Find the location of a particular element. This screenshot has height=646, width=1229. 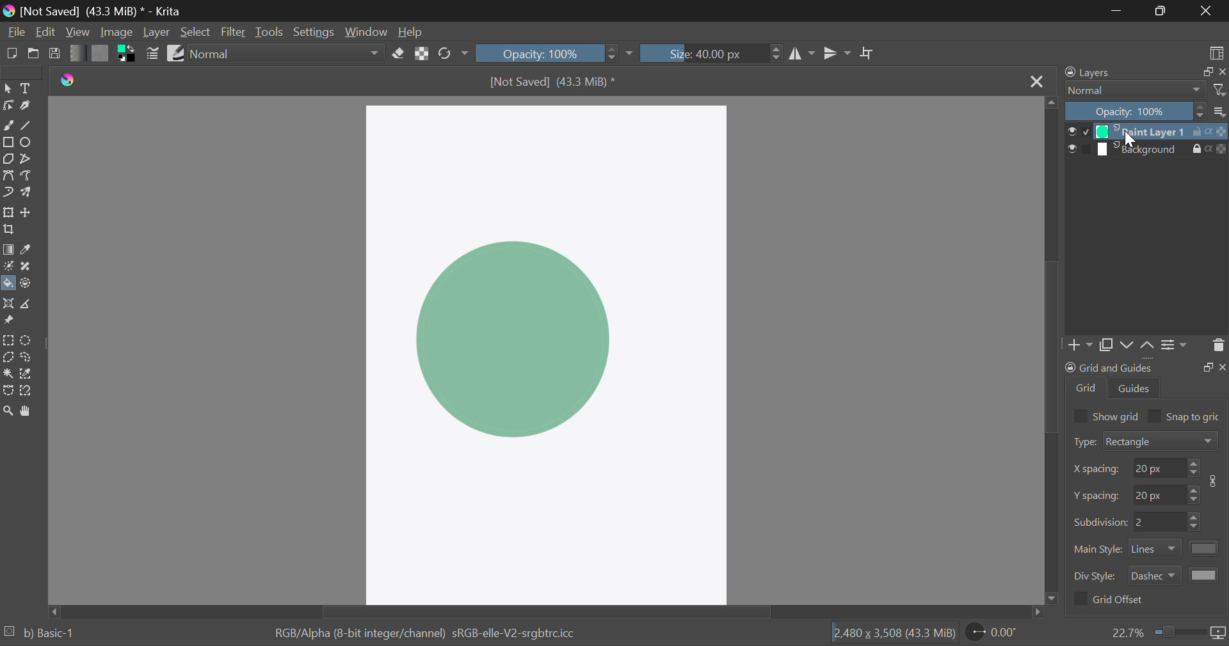

Layer is located at coordinates (157, 33).